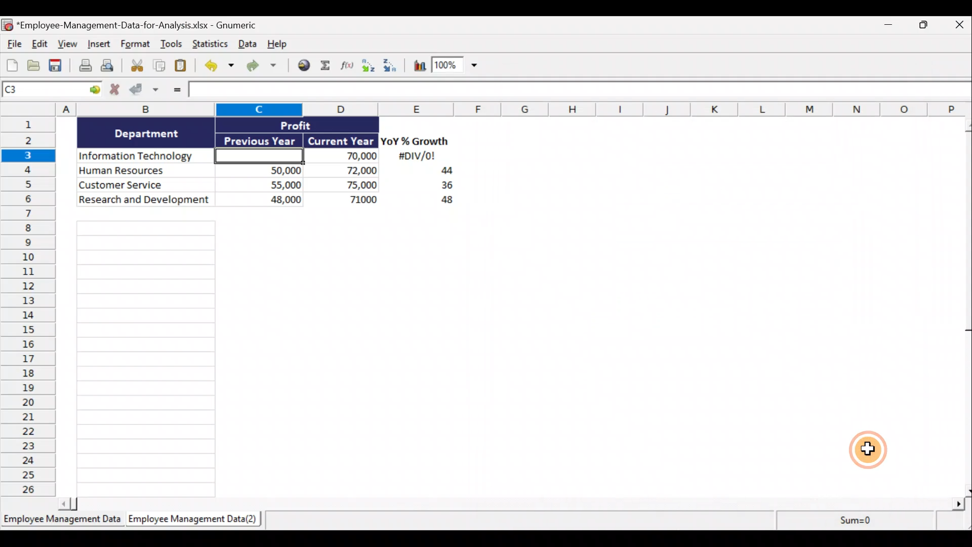  Describe the element at coordinates (7, 25) in the screenshot. I see `Gnumeric logo` at that location.